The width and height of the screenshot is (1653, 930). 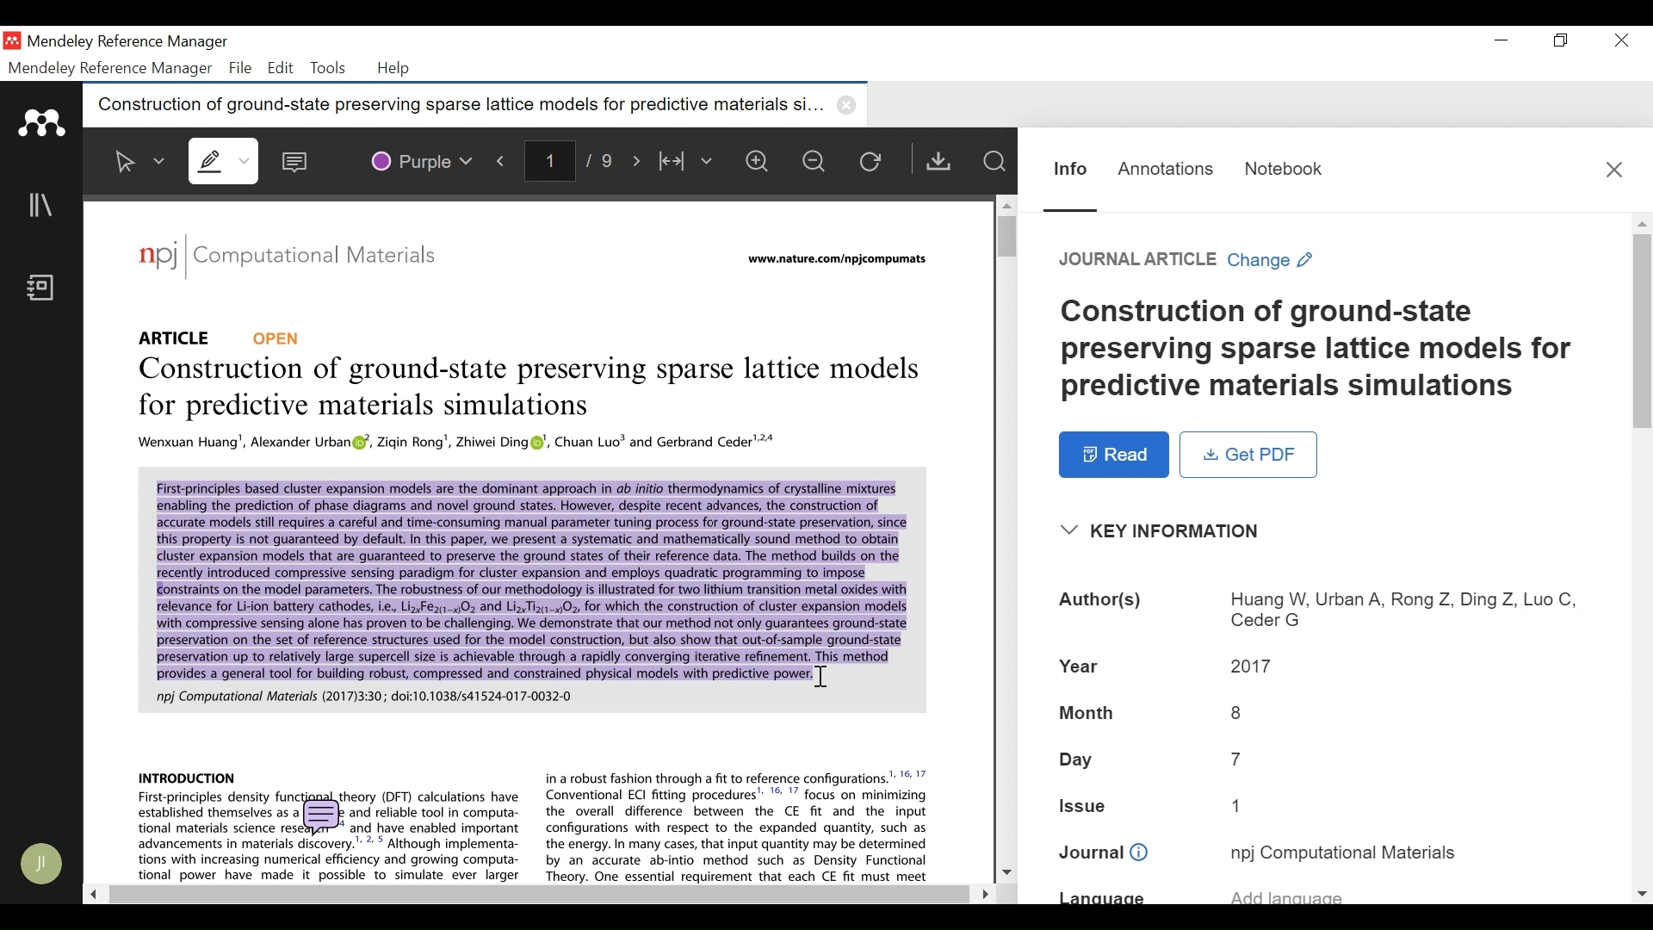 What do you see at coordinates (1115, 455) in the screenshot?
I see `Read` at bounding box center [1115, 455].